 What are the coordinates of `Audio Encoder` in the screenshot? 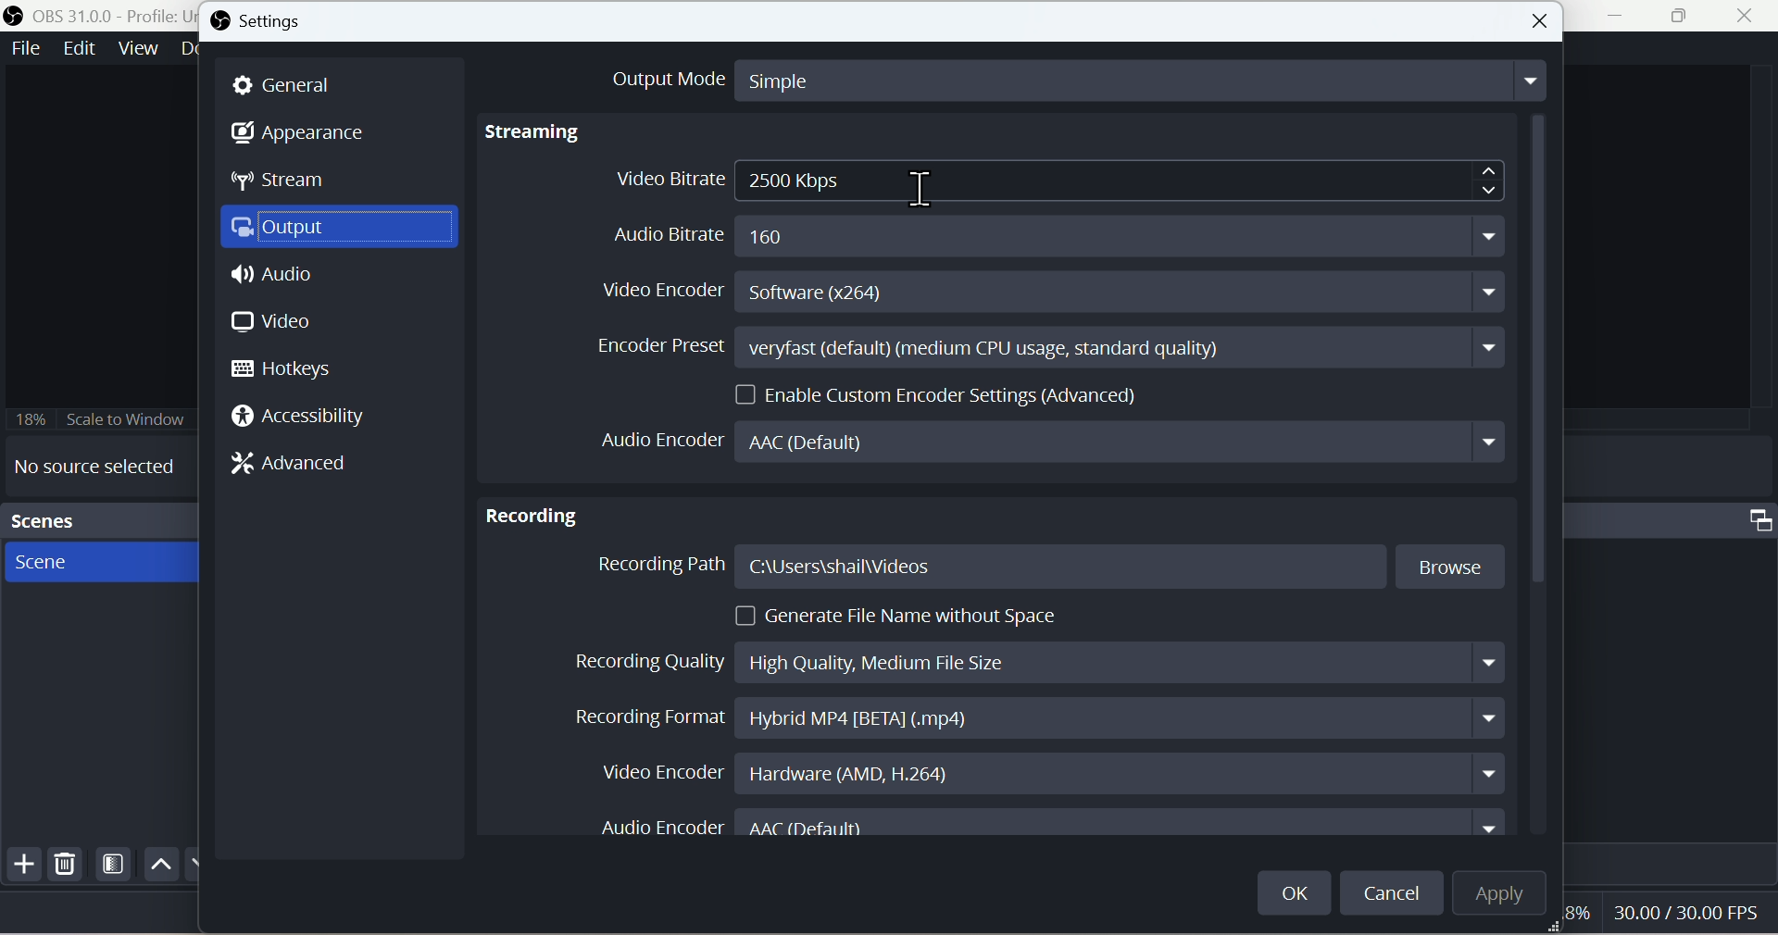 It's located at (1049, 441).